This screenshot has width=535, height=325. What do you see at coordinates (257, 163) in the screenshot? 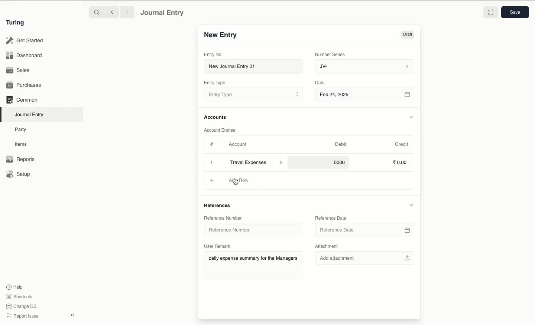
I see `Travel Expenses` at bounding box center [257, 163].